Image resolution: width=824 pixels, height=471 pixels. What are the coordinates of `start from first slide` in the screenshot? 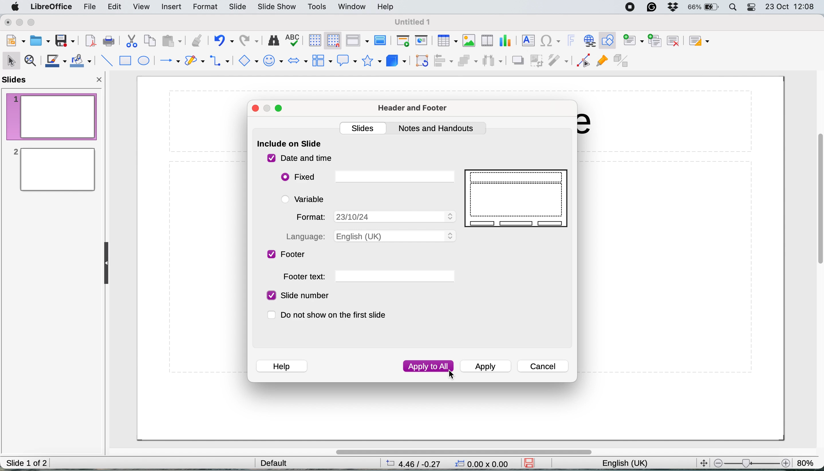 It's located at (403, 41).